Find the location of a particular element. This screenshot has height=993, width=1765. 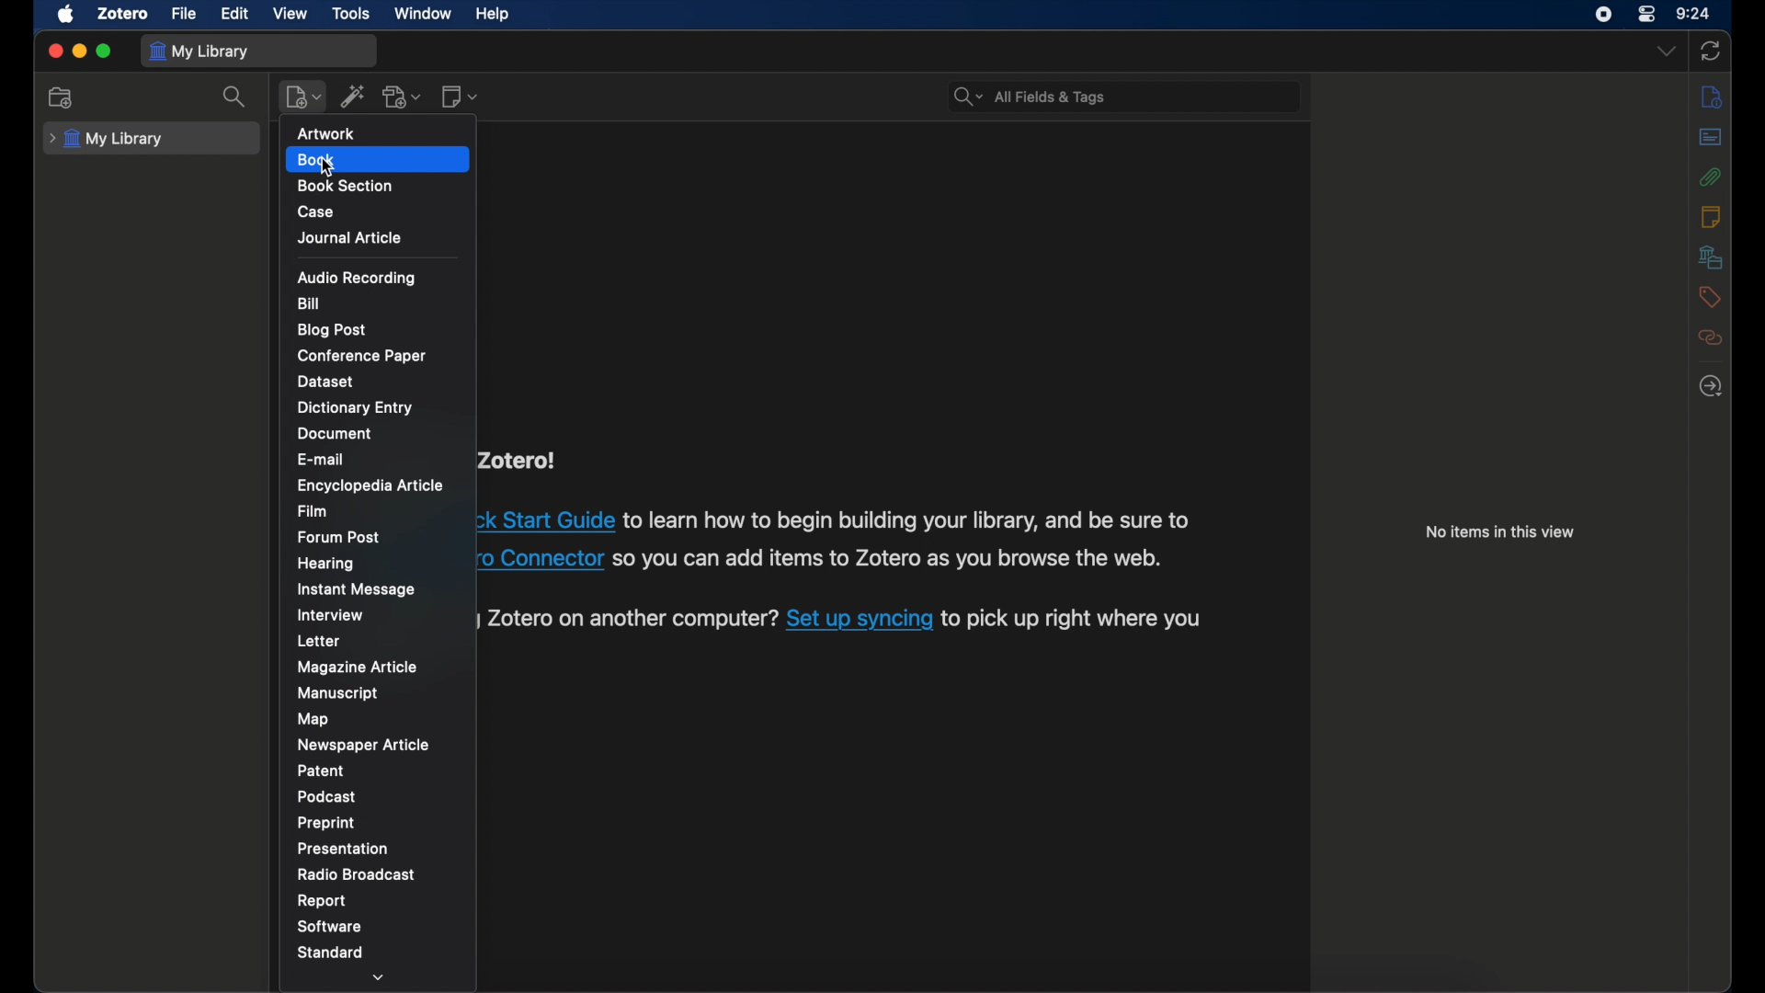

blog post is located at coordinates (332, 331).